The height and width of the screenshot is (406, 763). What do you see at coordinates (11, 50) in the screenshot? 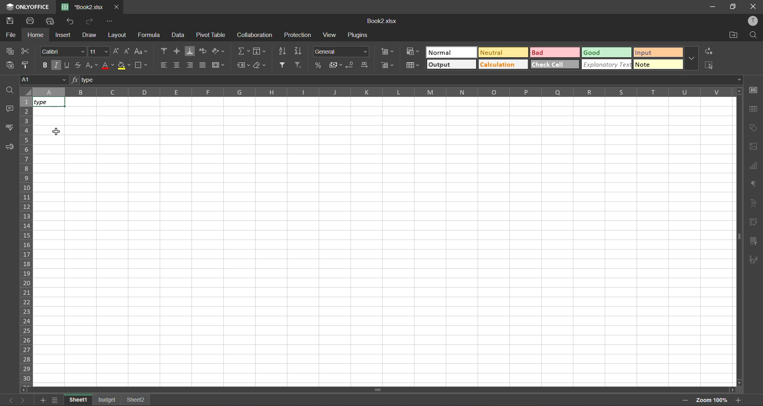
I see `copy` at bounding box center [11, 50].